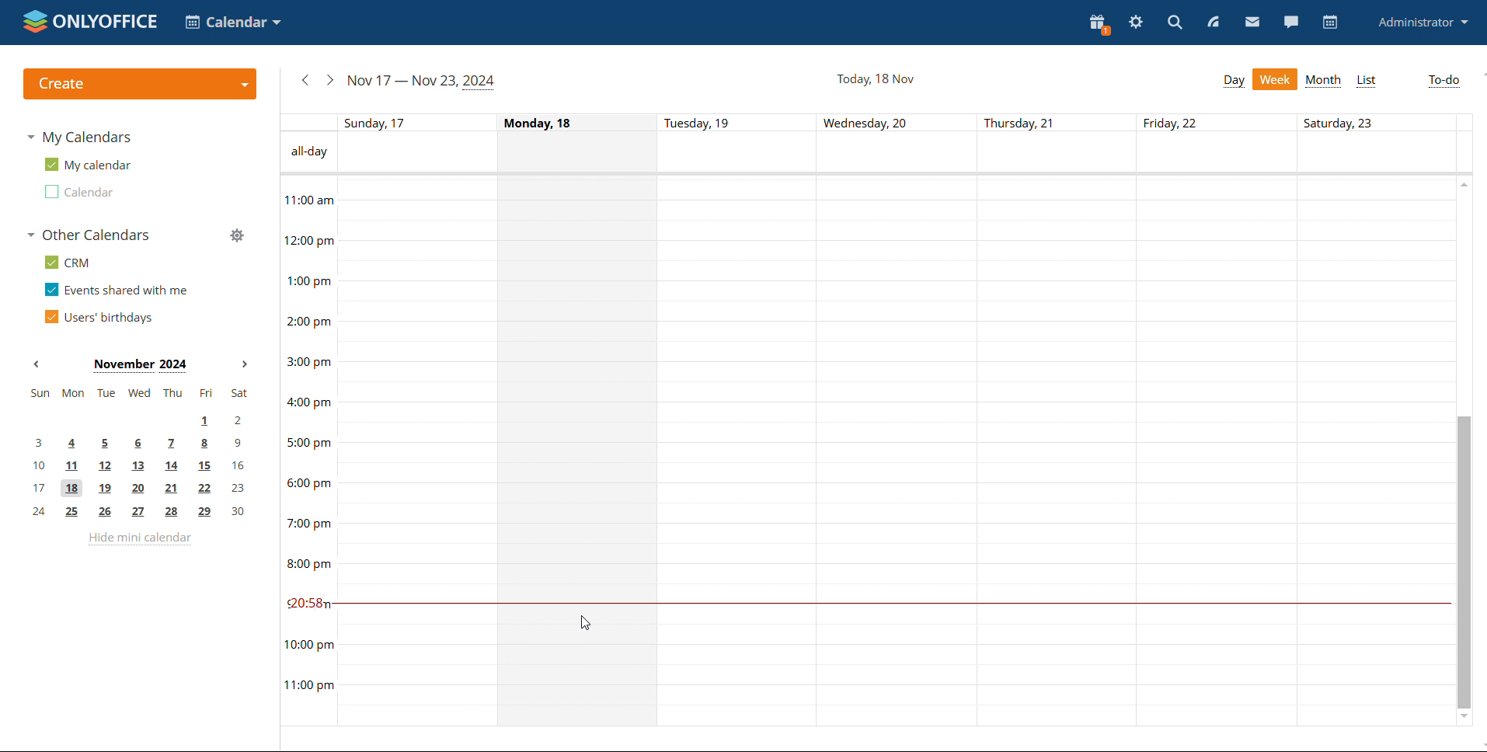 The image size is (1487, 752). I want to click on feed, so click(1213, 21).